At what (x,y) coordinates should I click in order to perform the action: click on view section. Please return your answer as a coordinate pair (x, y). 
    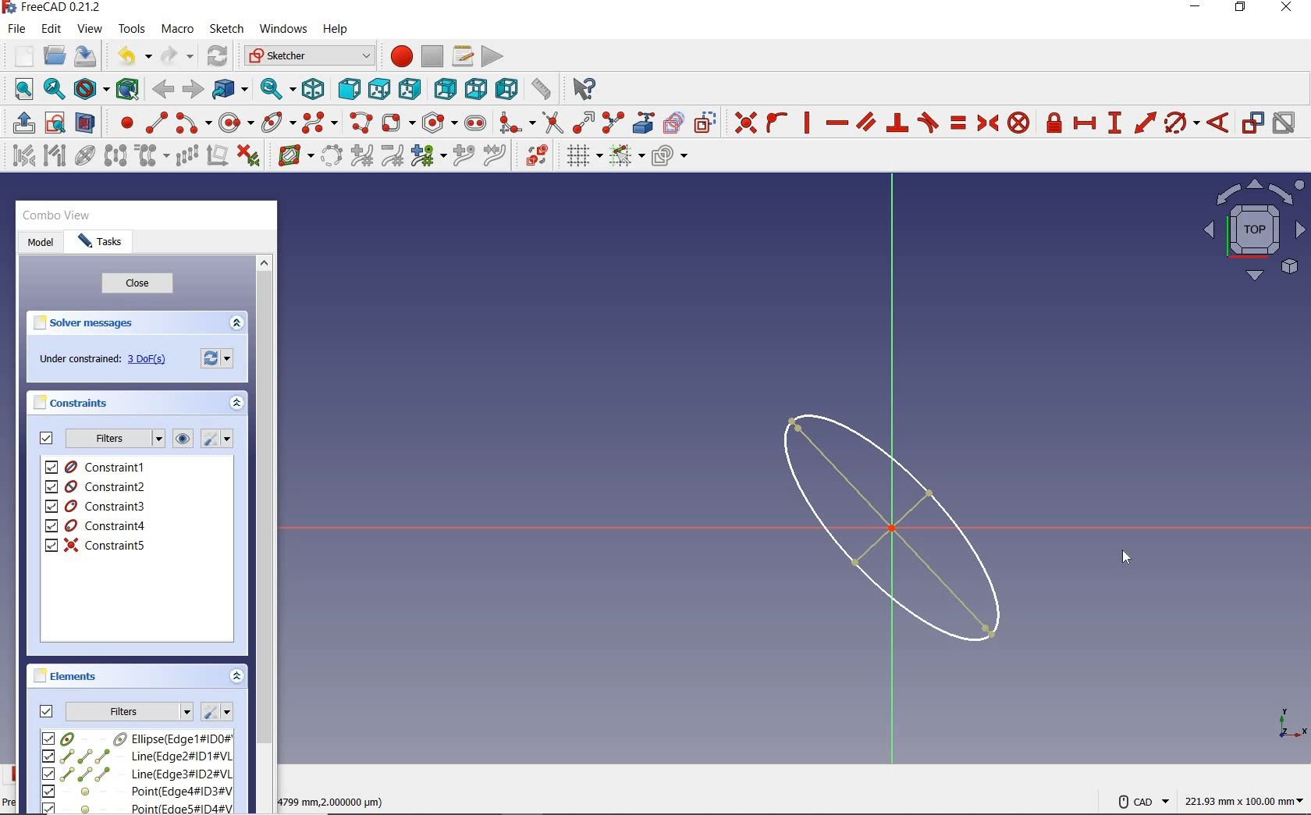
    Looking at the image, I should click on (88, 123).